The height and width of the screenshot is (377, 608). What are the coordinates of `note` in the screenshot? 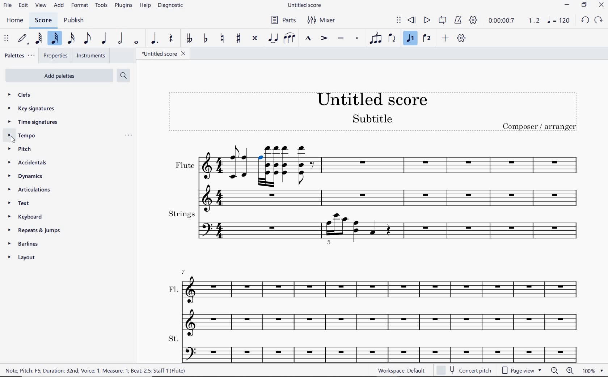 It's located at (560, 21).